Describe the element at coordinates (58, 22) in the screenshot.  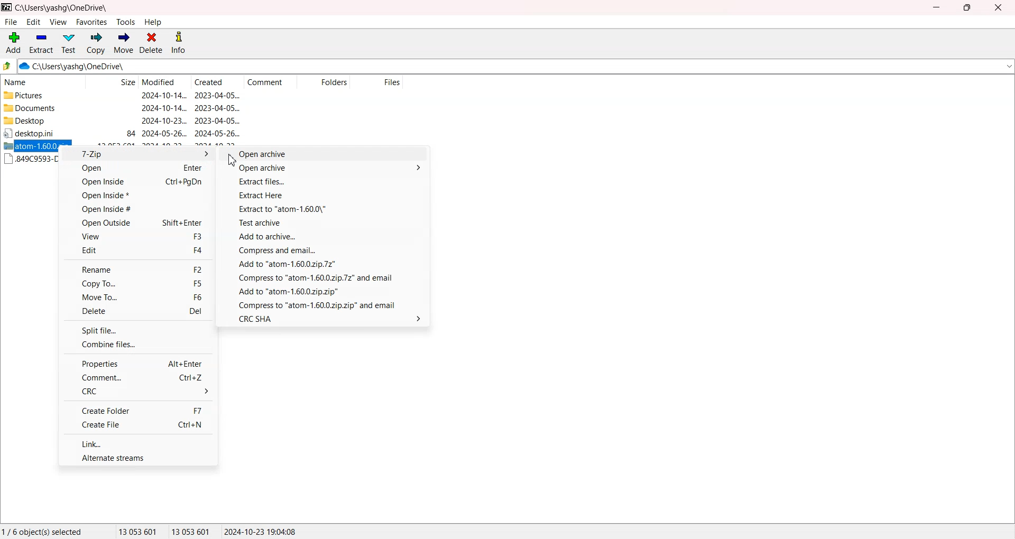
I see `View` at that location.